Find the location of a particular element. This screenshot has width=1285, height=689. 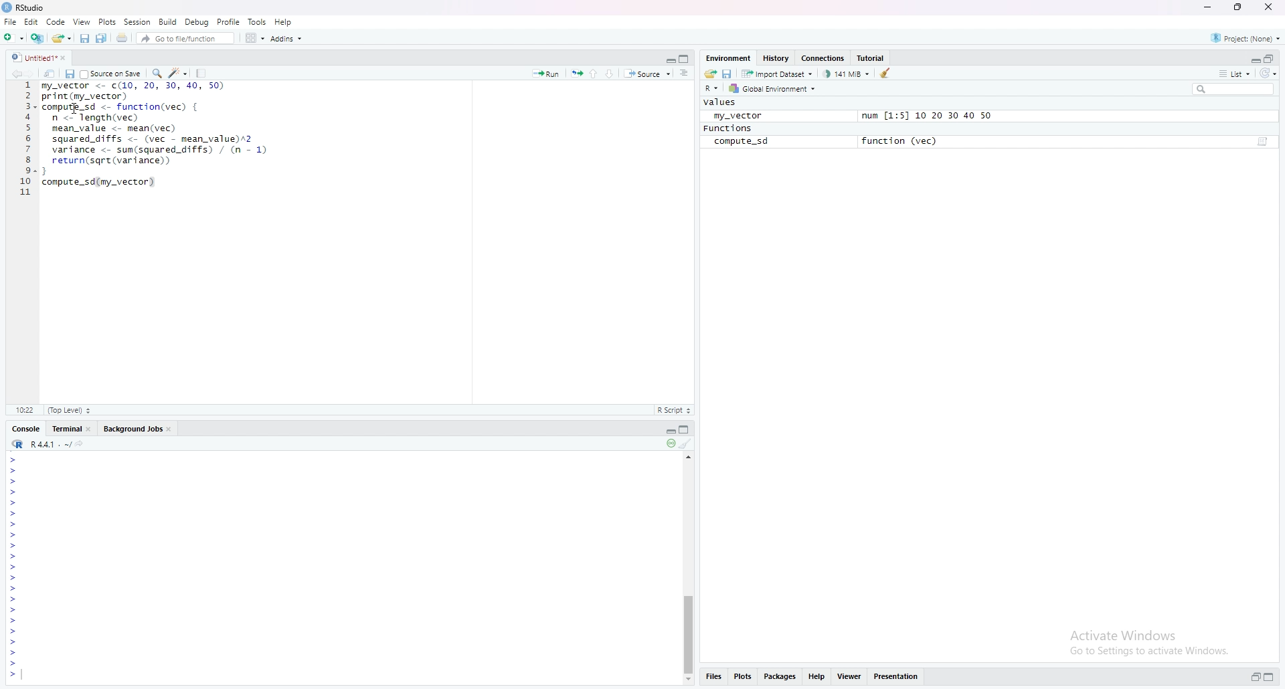

Prompt cursor is located at coordinates (12, 675).